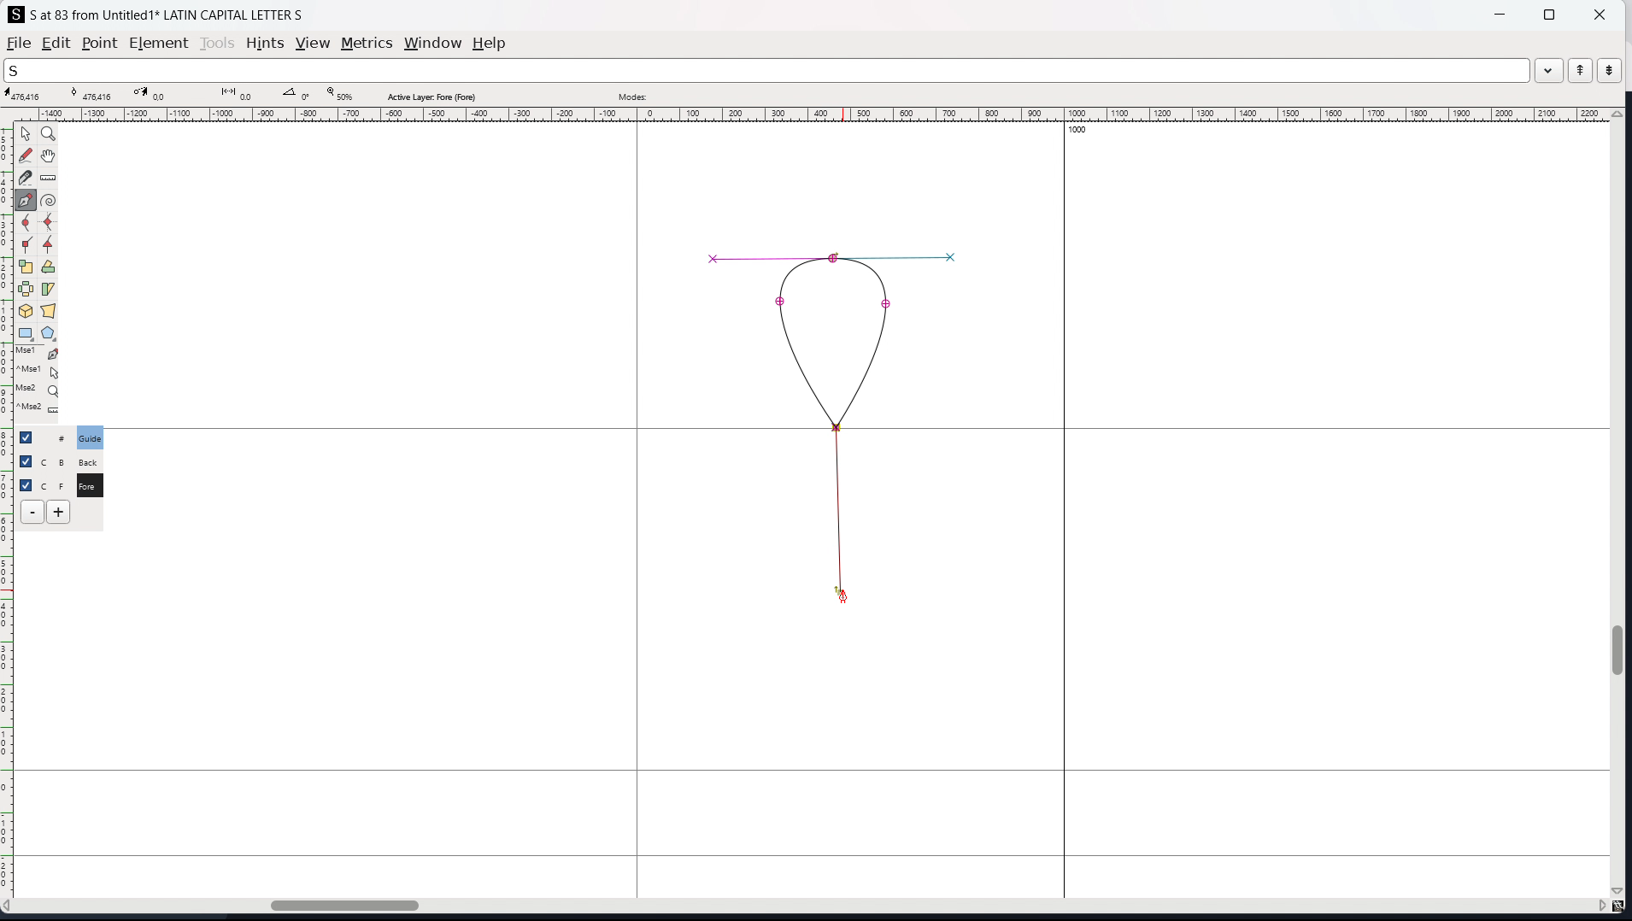  What do you see at coordinates (1083, 132) in the screenshot?
I see `1000` at bounding box center [1083, 132].